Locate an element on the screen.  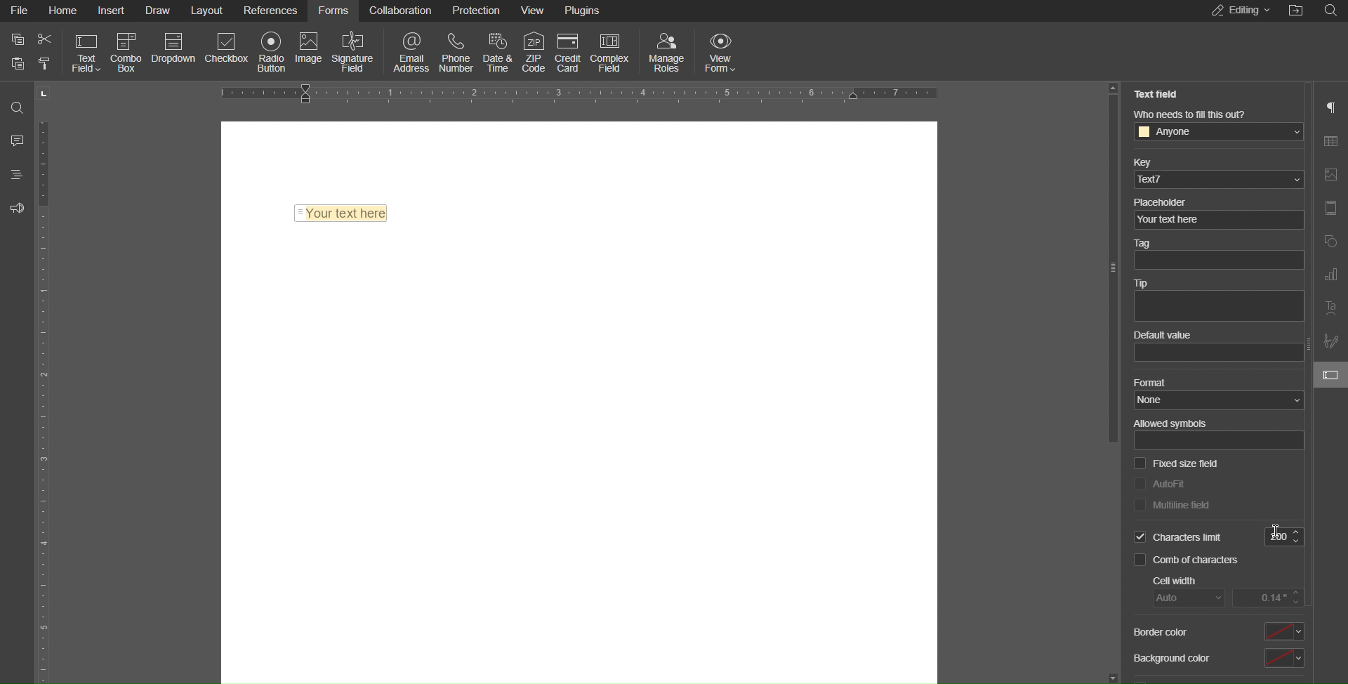
Shape Settings is located at coordinates (1330, 240).